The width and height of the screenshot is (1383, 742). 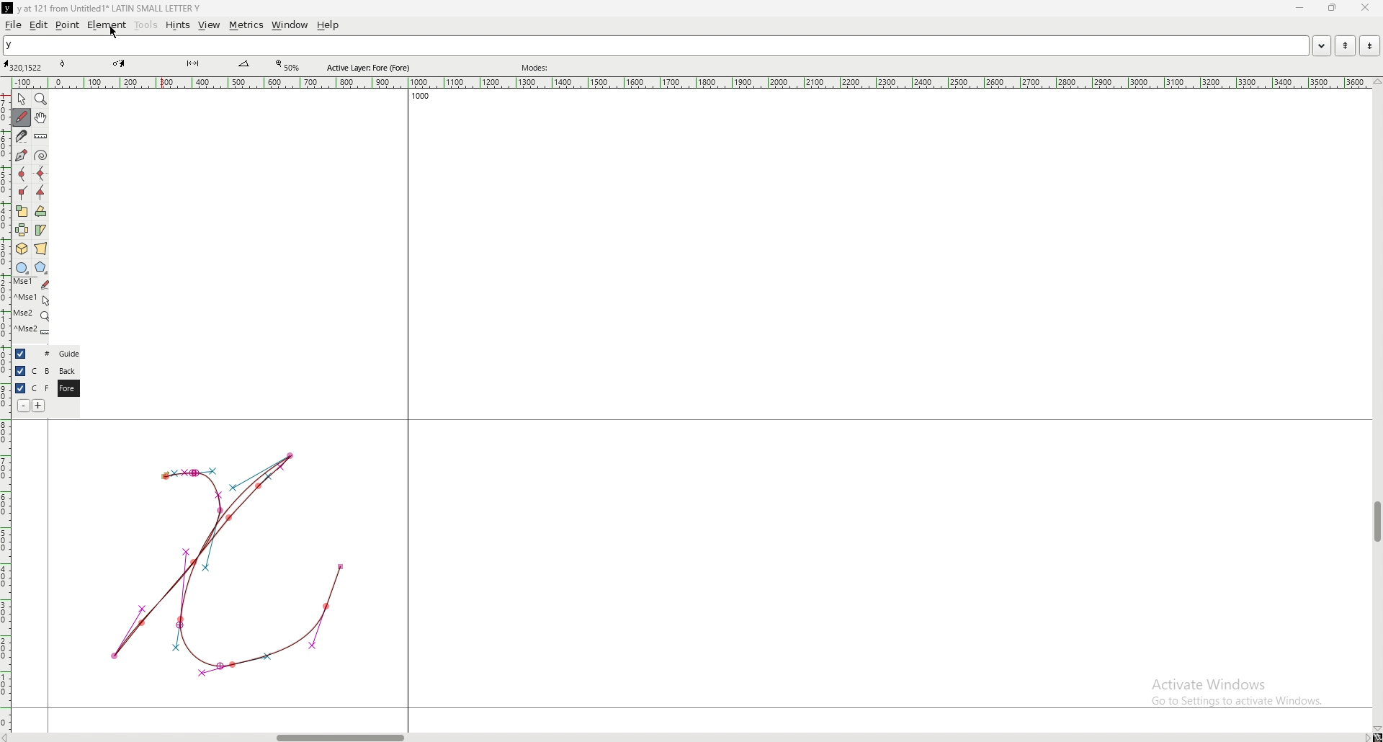 I want to click on cut a spline in two, so click(x=20, y=136).